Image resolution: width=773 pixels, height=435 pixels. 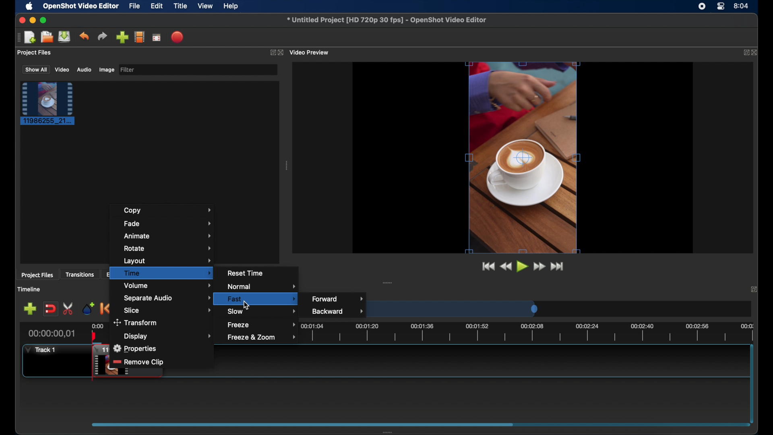 I want to click on time menu highlighted, so click(x=161, y=273).